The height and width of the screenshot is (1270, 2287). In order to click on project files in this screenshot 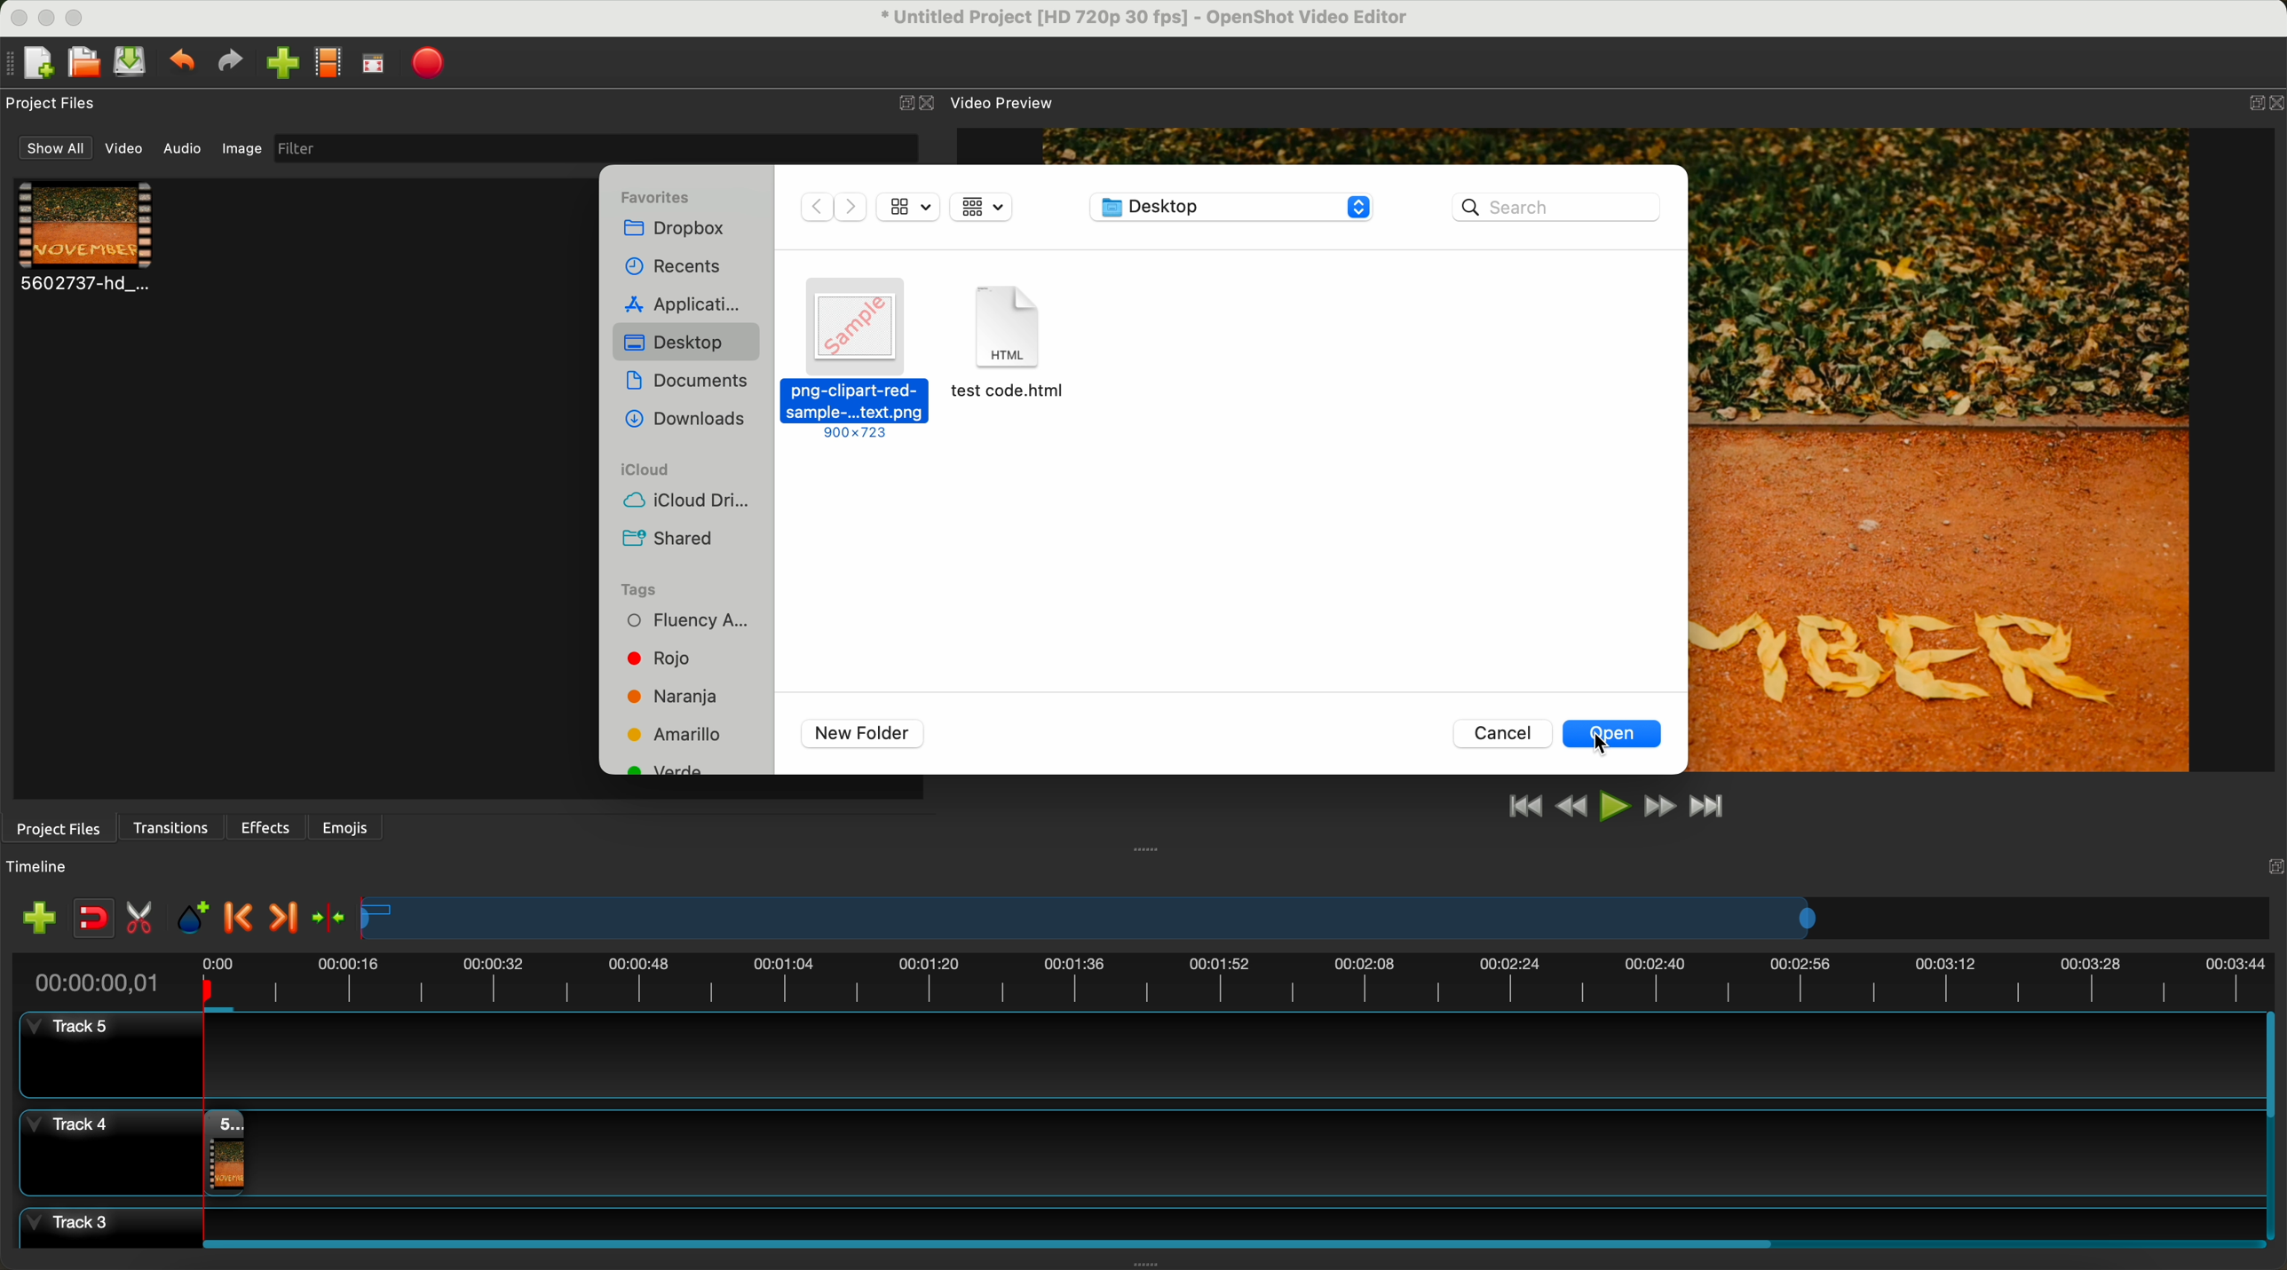, I will do `click(56, 827)`.